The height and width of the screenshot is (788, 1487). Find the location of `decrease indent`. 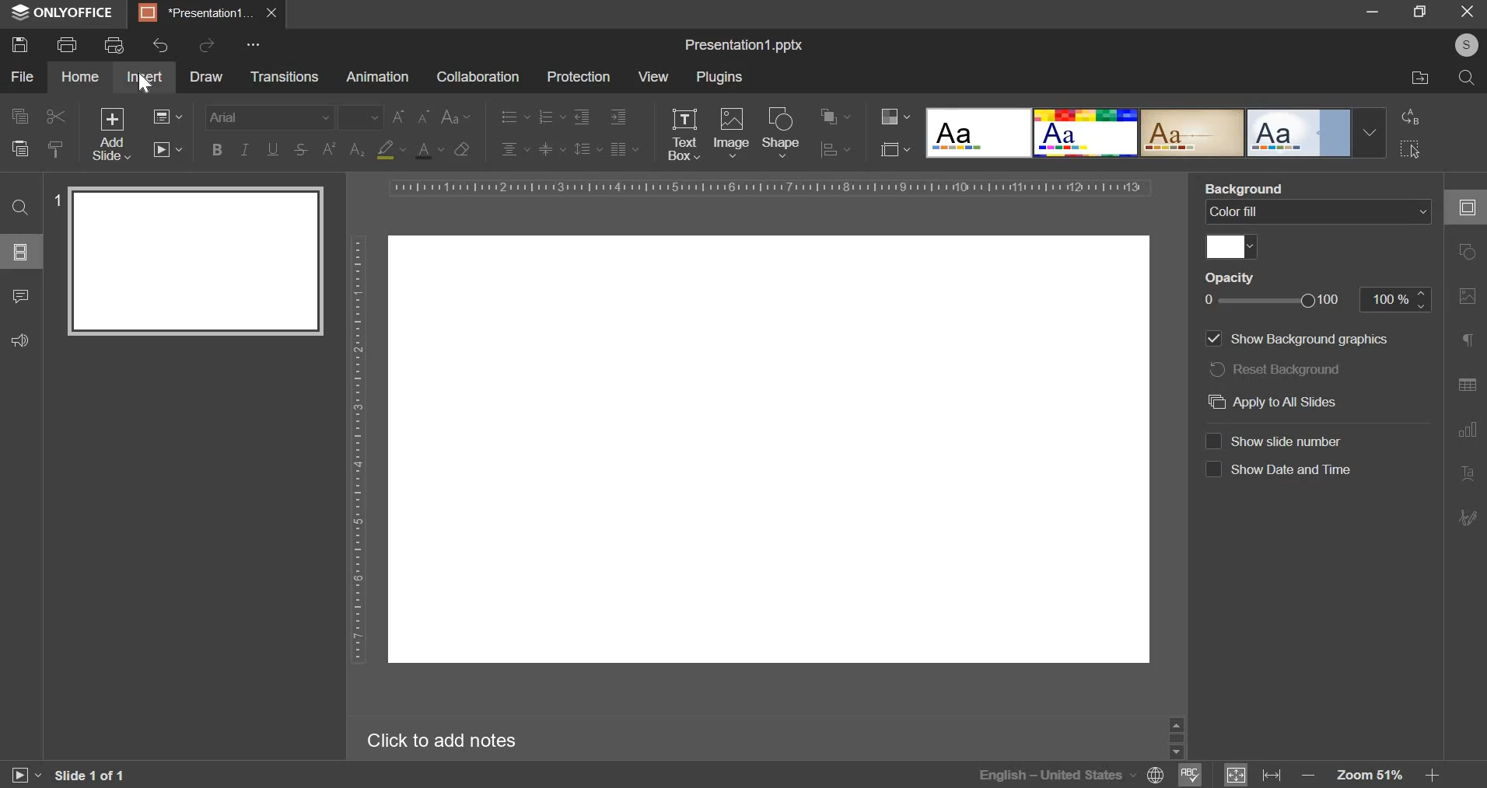

decrease indent is located at coordinates (582, 117).